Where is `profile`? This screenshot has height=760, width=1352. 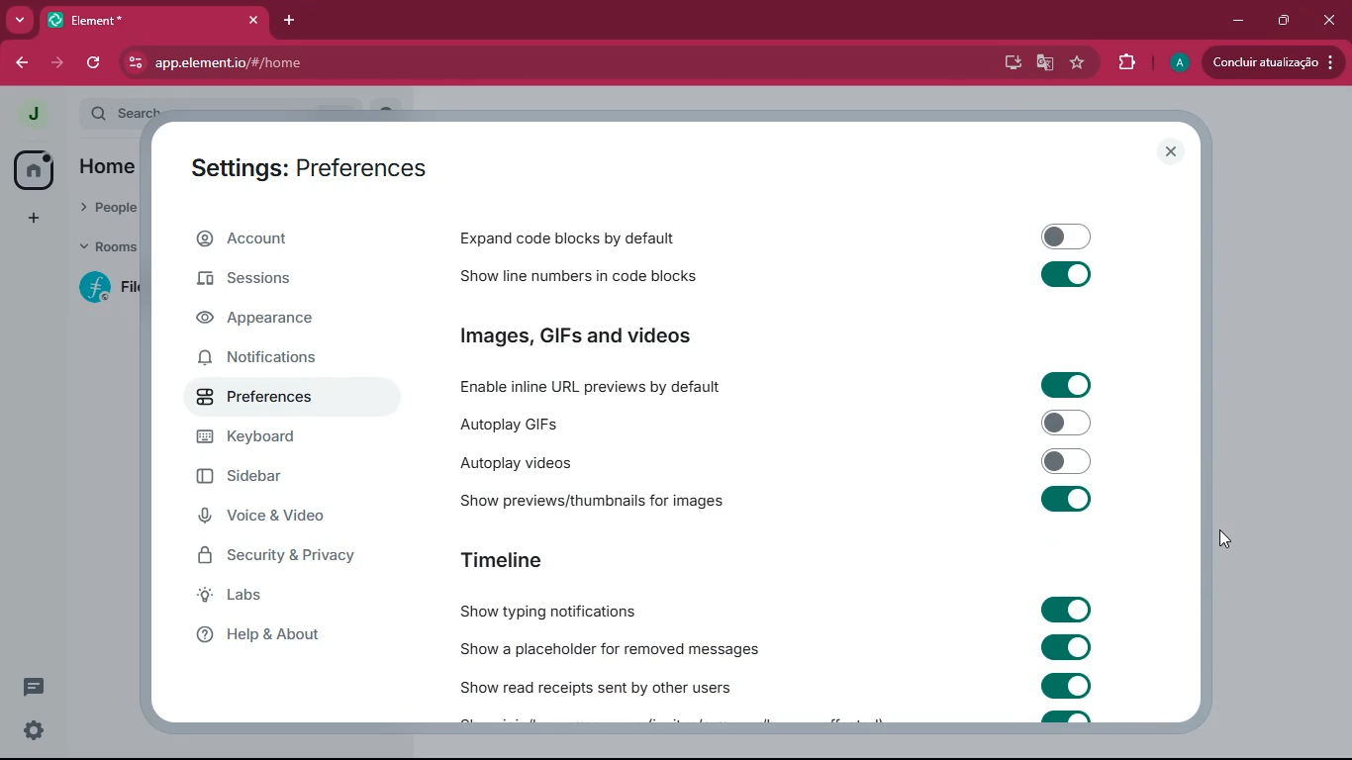
profile is located at coordinates (34, 114).